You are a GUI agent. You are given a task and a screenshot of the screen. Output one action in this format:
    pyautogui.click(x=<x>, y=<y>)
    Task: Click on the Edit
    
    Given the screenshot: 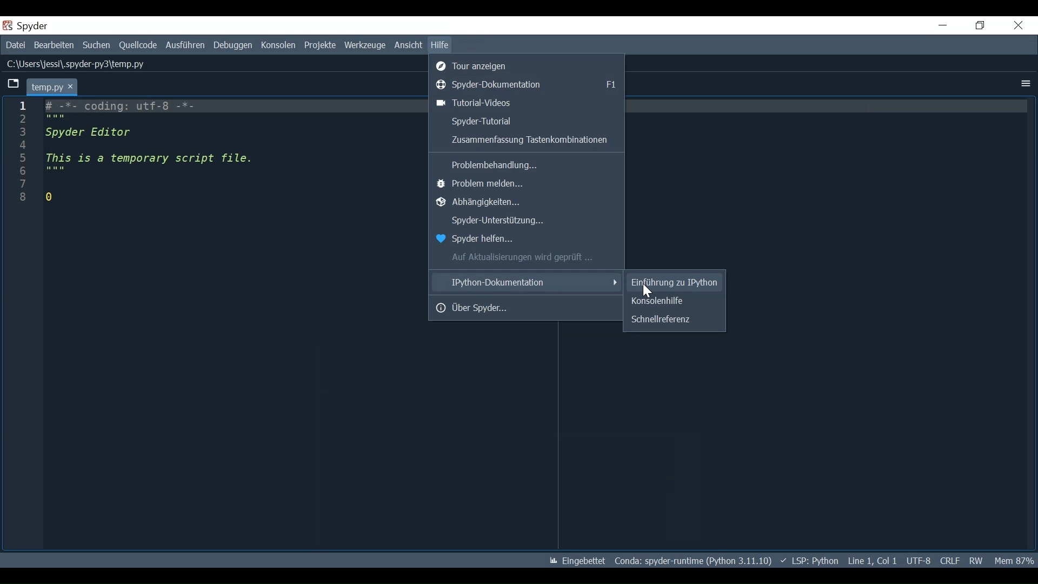 What is the action you would take?
    pyautogui.click(x=53, y=45)
    